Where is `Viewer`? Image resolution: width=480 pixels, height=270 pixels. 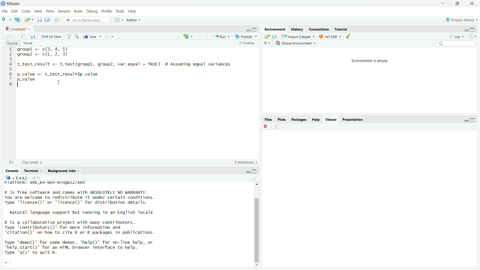
Viewer is located at coordinates (330, 119).